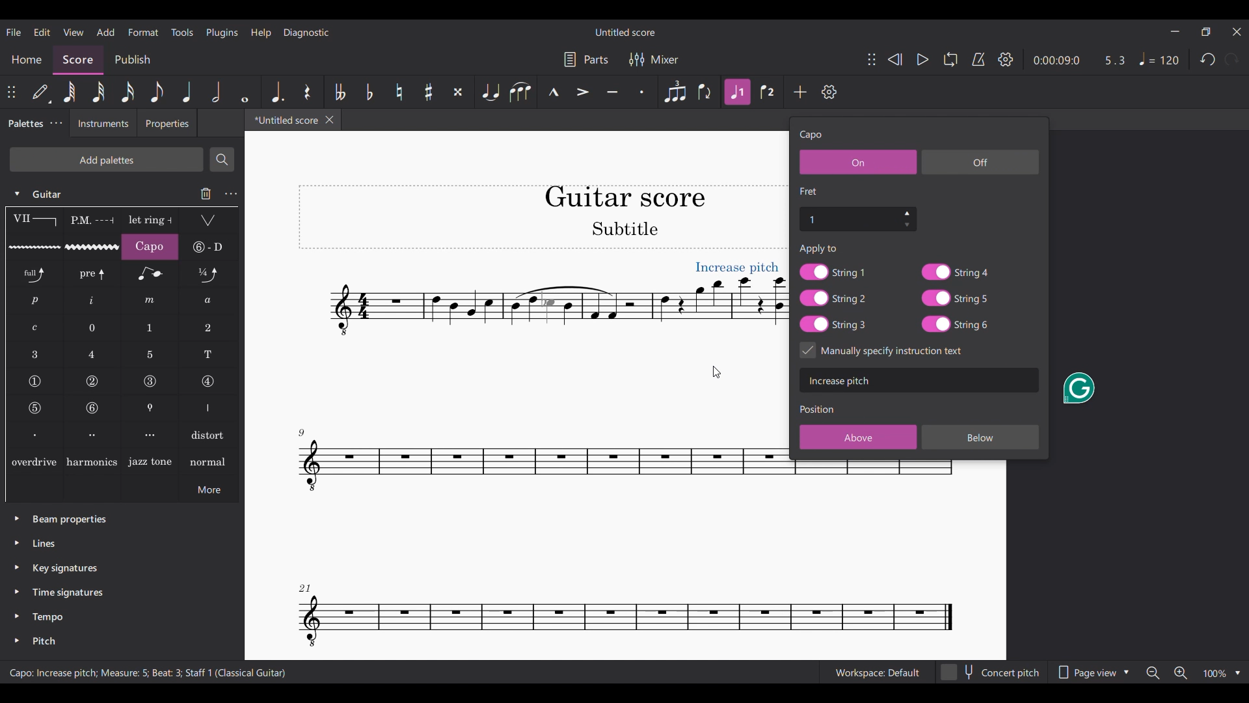  What do you see at coordinates (992, 672) in the screenshot?
I see `Concert pitch toggle` at bounding box center [992, 672].